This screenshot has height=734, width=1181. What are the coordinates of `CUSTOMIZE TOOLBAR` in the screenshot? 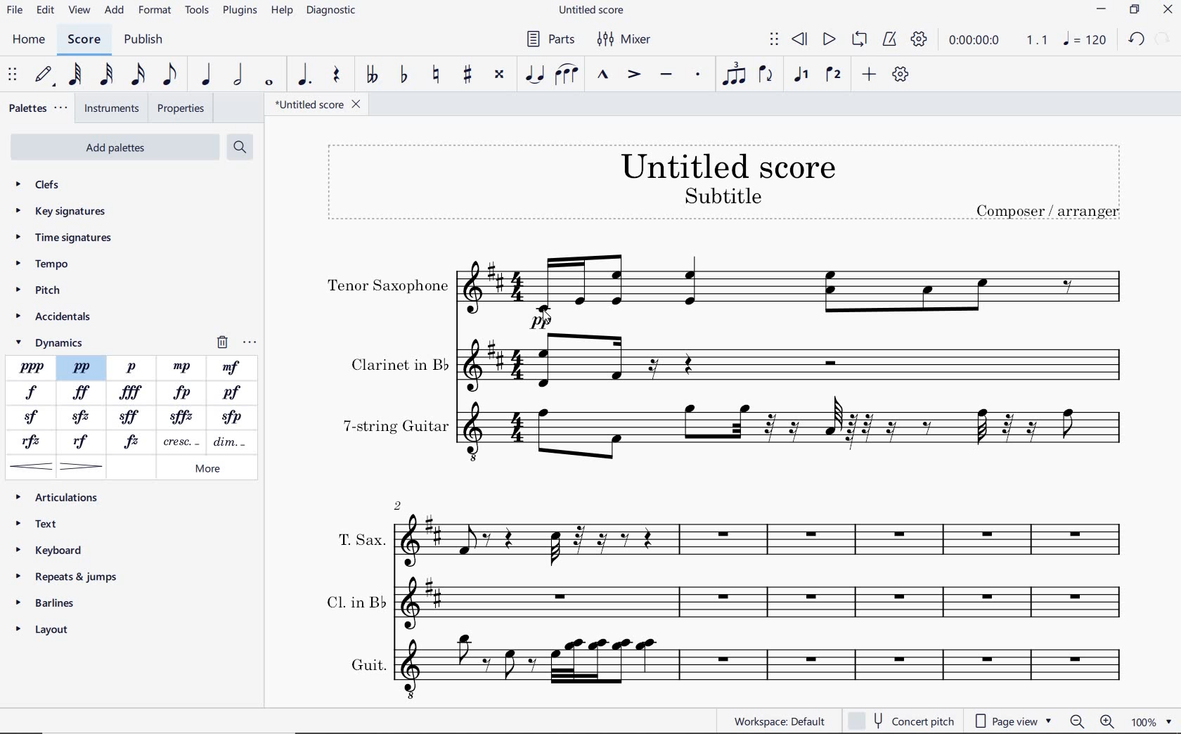 It's located at (899, 74).